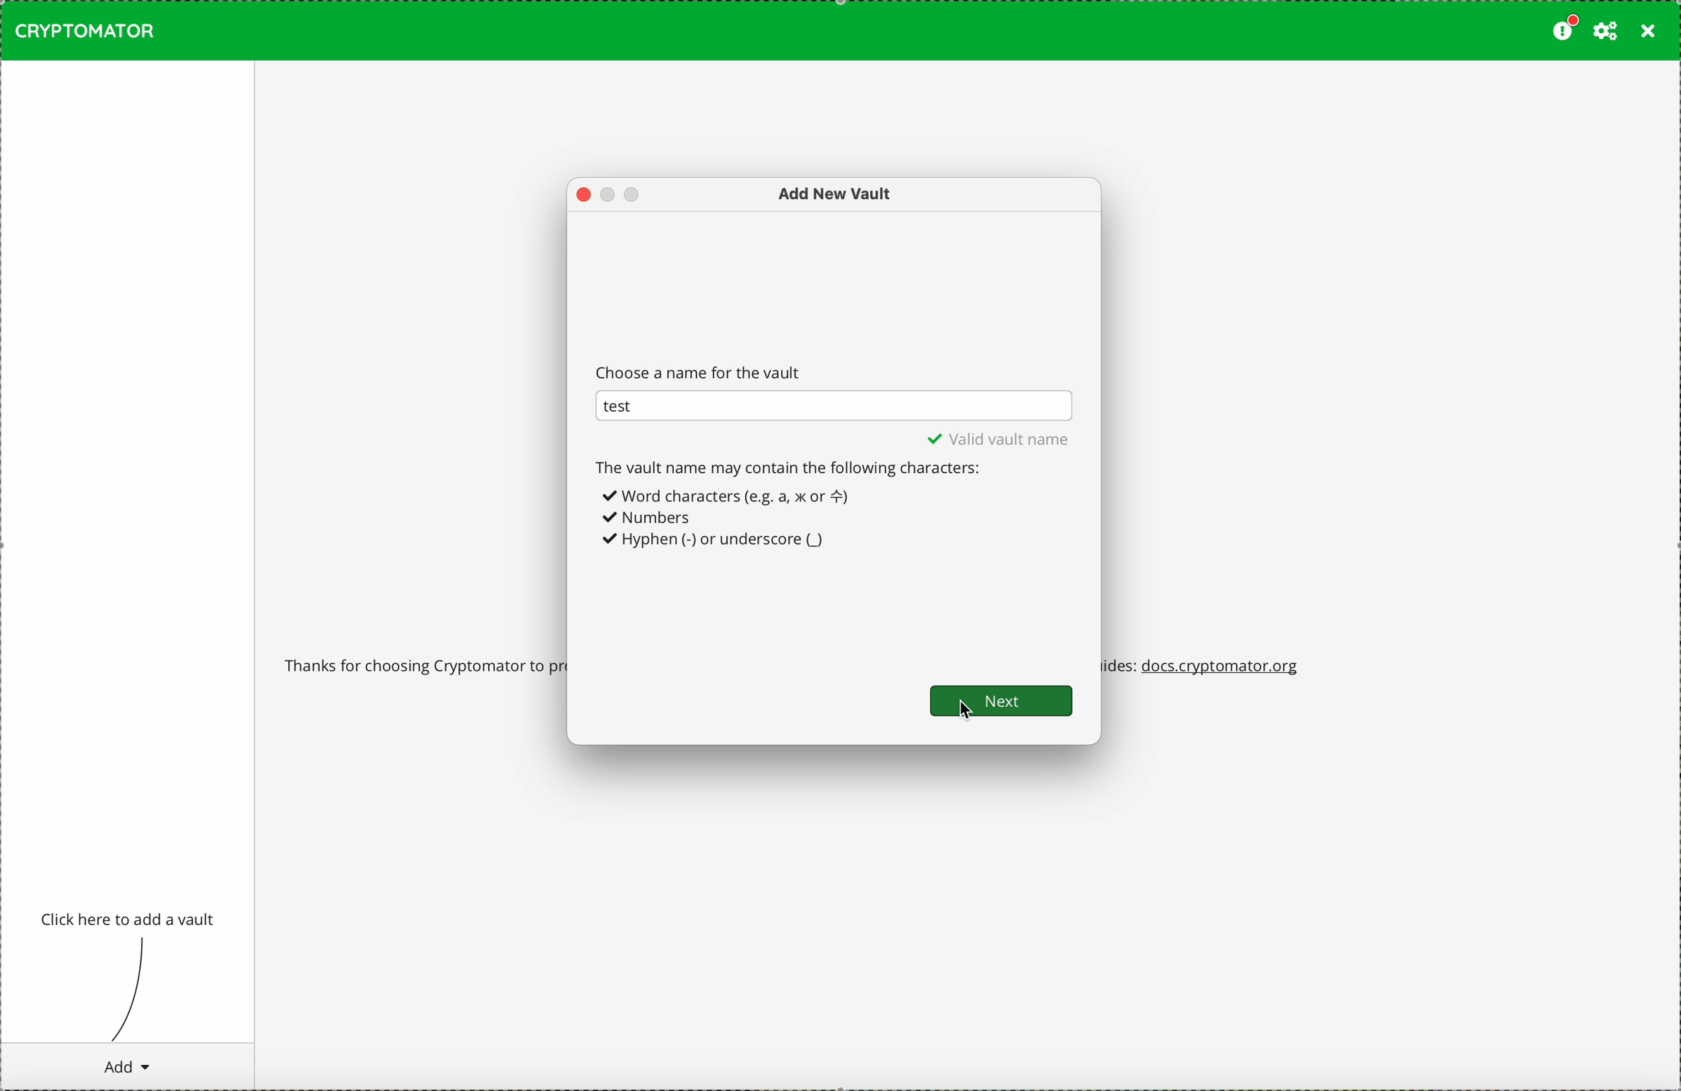  What do you see at coordinates (85, 30) in the screenshot?
I see `CRYPTOMATOR` at bounding box center [85, 30].